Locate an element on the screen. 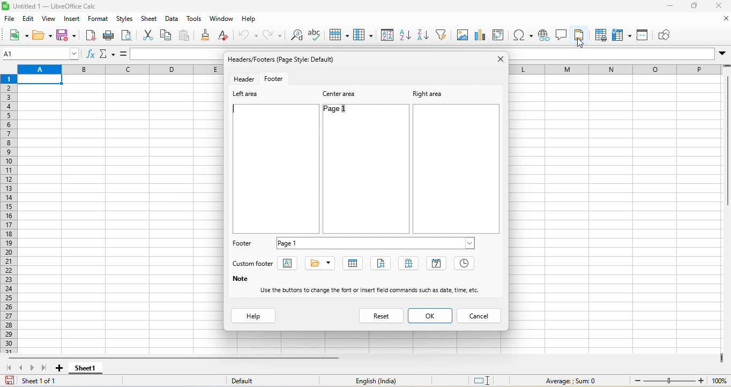  chart is located at coordinates (483, 34).